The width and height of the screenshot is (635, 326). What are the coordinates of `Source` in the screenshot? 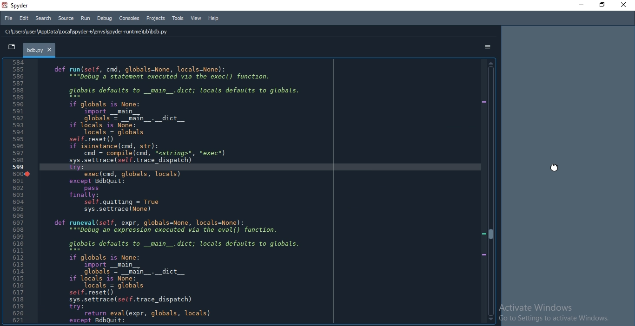 It's located at (67, 19).